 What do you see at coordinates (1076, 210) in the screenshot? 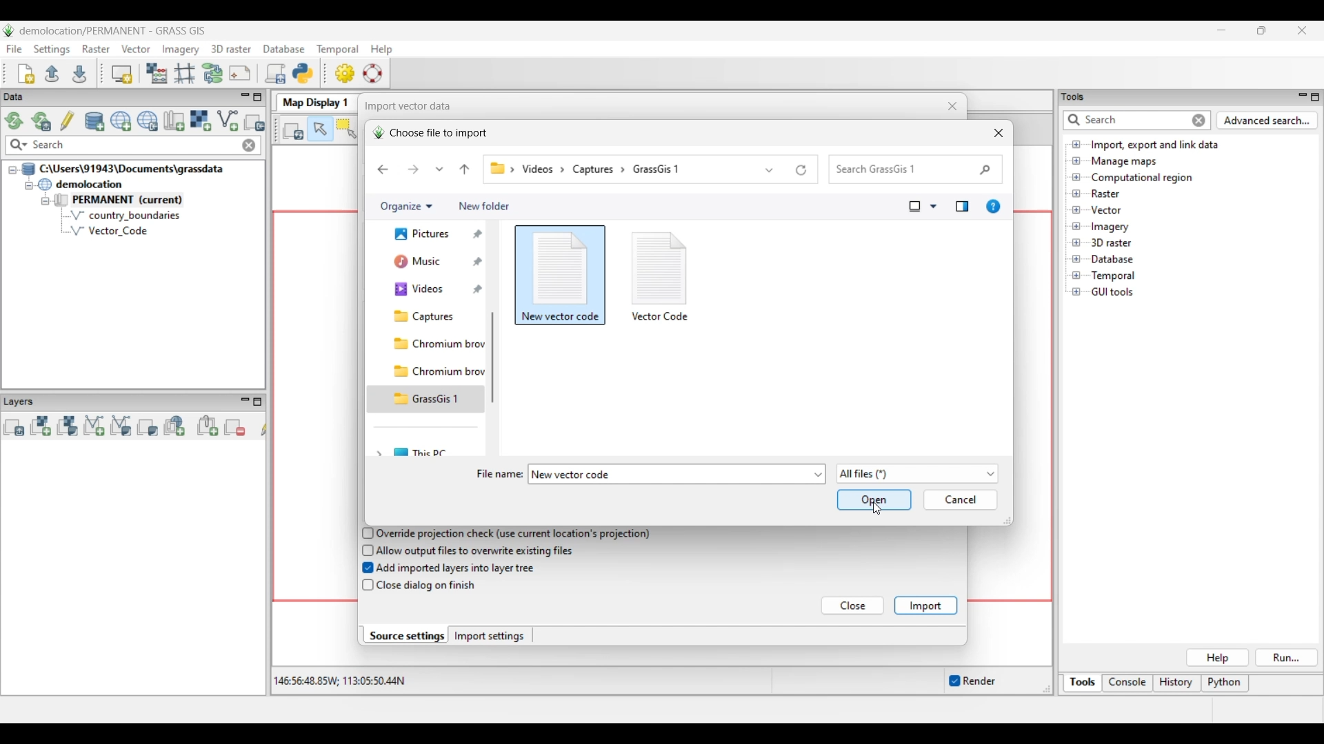
I see `Click to open files under Vector` at bounding box center [1076, 210].